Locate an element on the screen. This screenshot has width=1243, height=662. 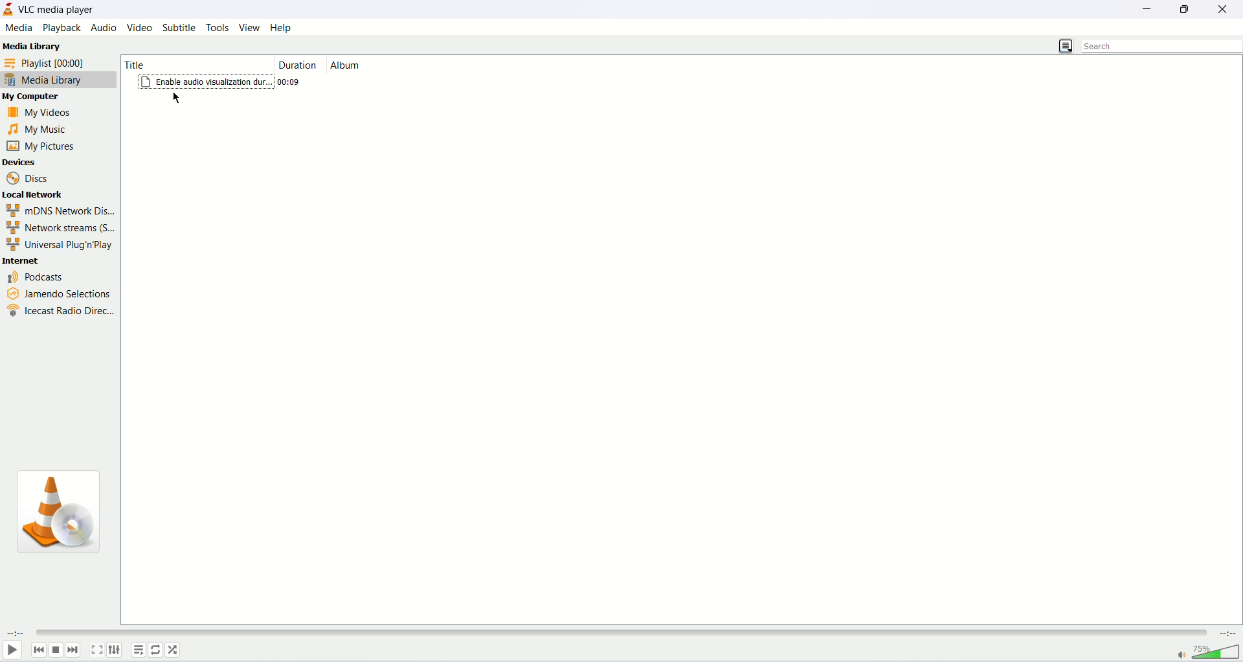
previous is located at coordinates (39, 650).